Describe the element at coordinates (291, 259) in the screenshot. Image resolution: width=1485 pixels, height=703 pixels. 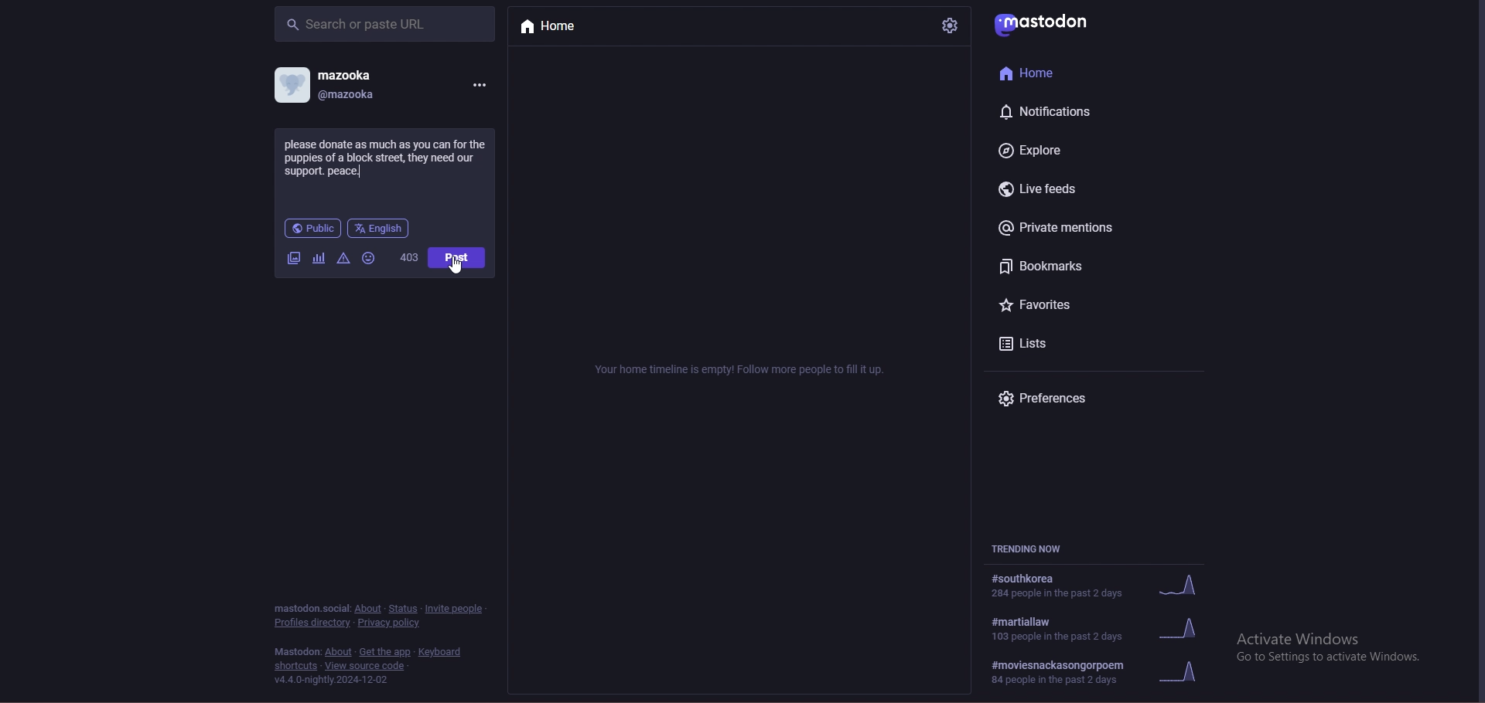
I see `image` at that location.